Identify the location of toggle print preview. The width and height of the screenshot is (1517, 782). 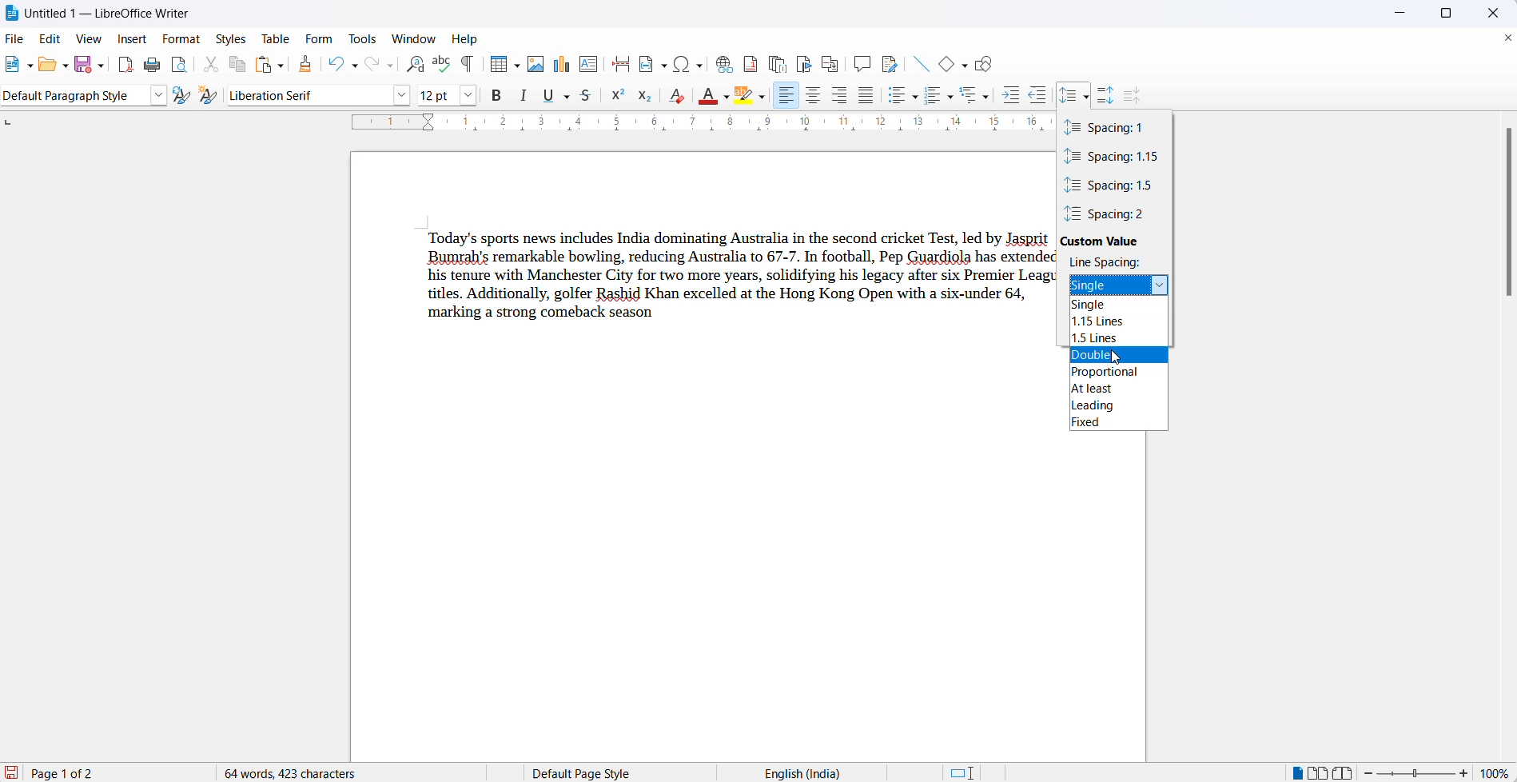
(180, 64).